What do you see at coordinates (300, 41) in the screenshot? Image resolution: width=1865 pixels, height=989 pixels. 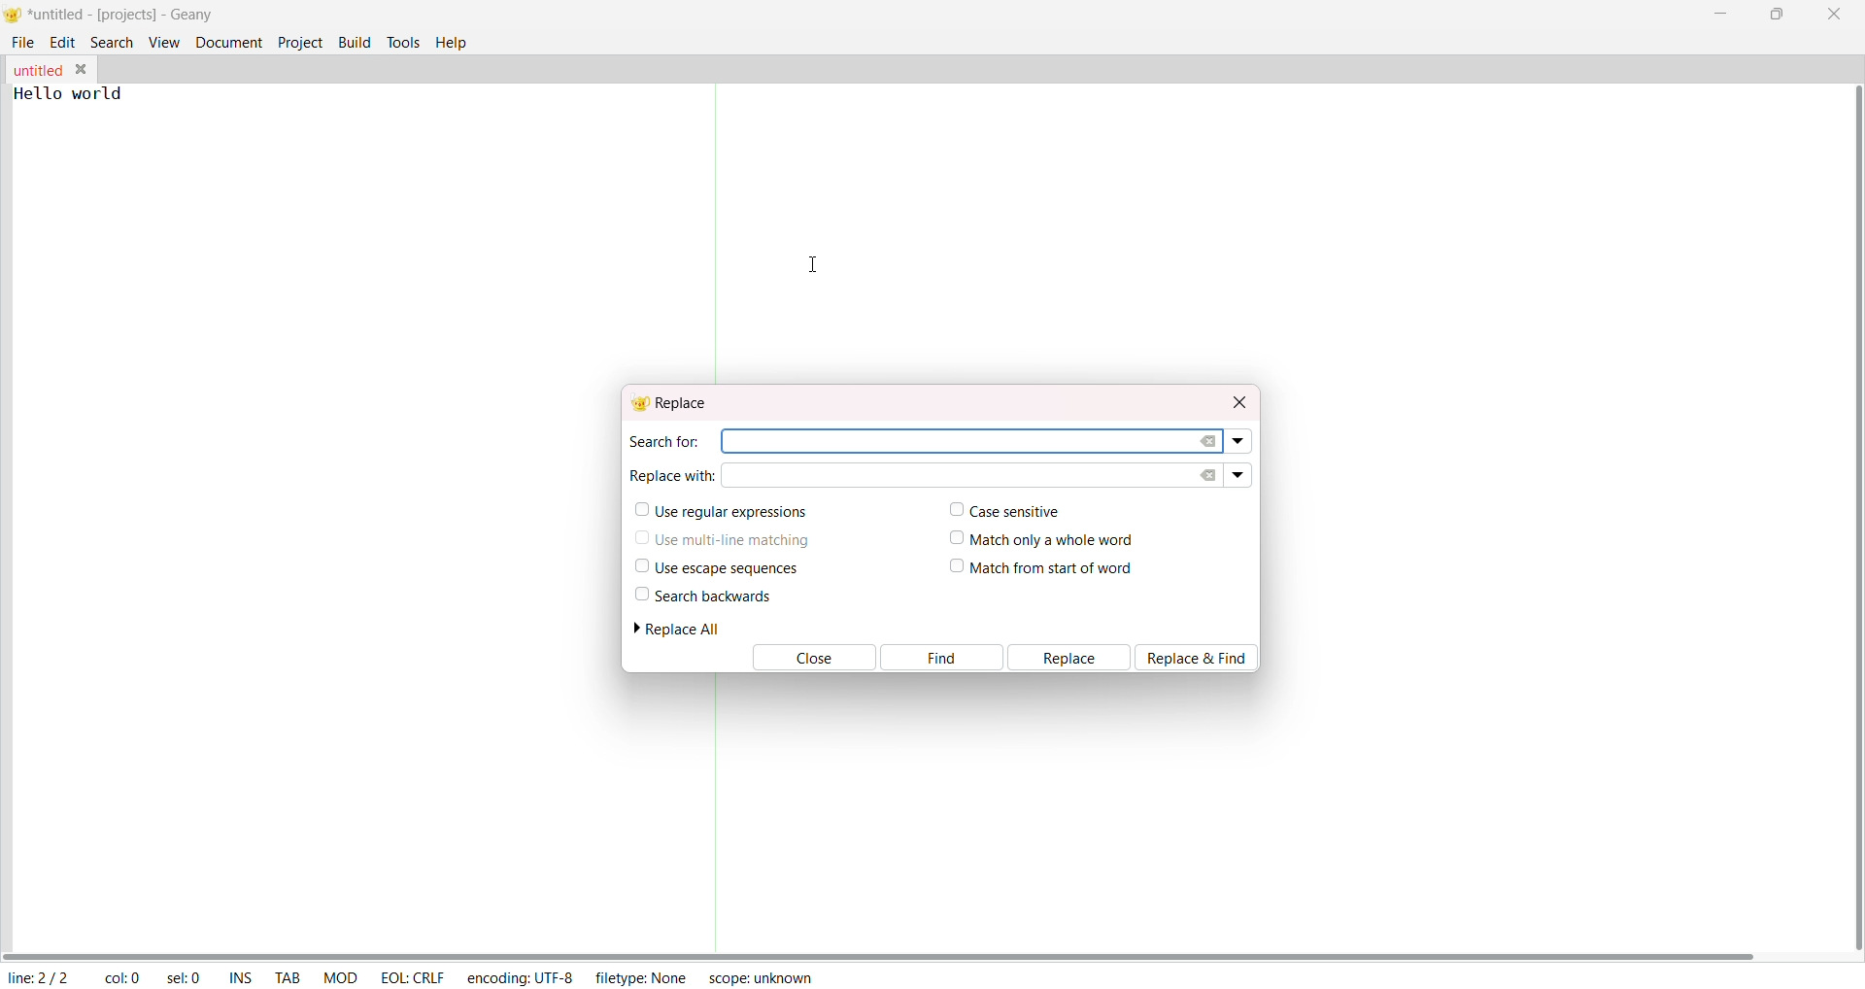 I see `project` at bounding box center [300, 41].